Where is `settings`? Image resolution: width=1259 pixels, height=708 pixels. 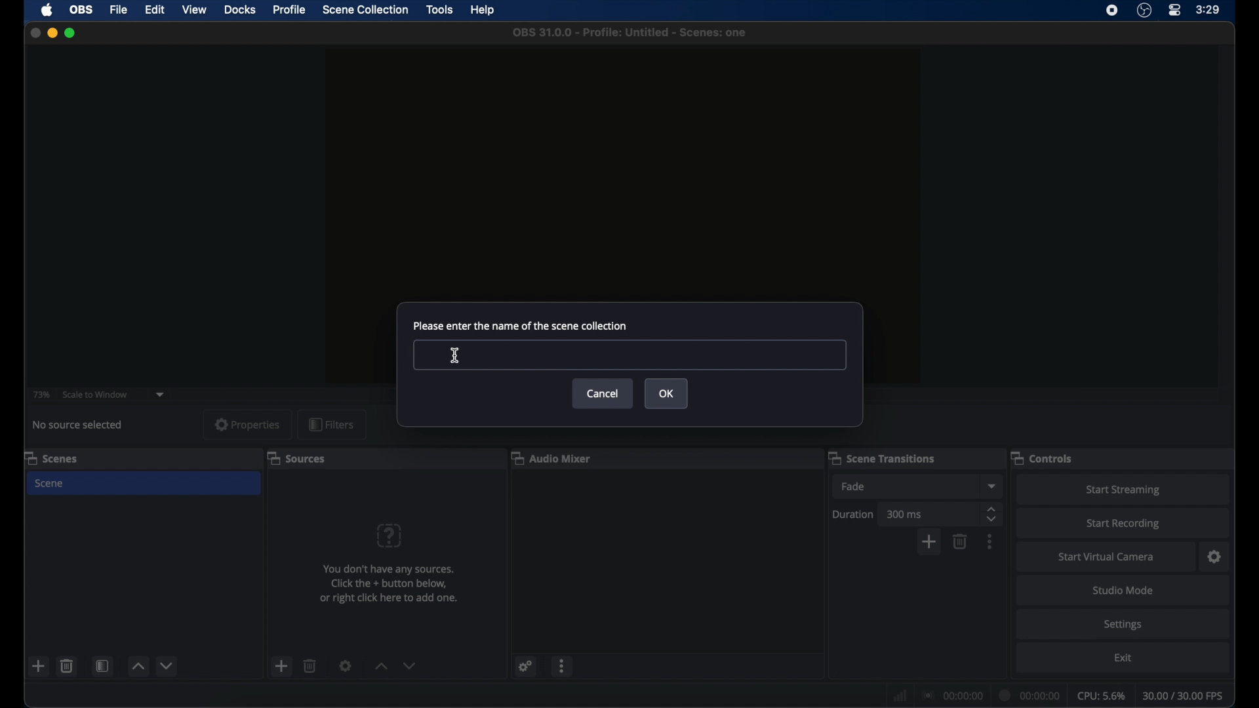 settings is located at coordinates (524, 665).